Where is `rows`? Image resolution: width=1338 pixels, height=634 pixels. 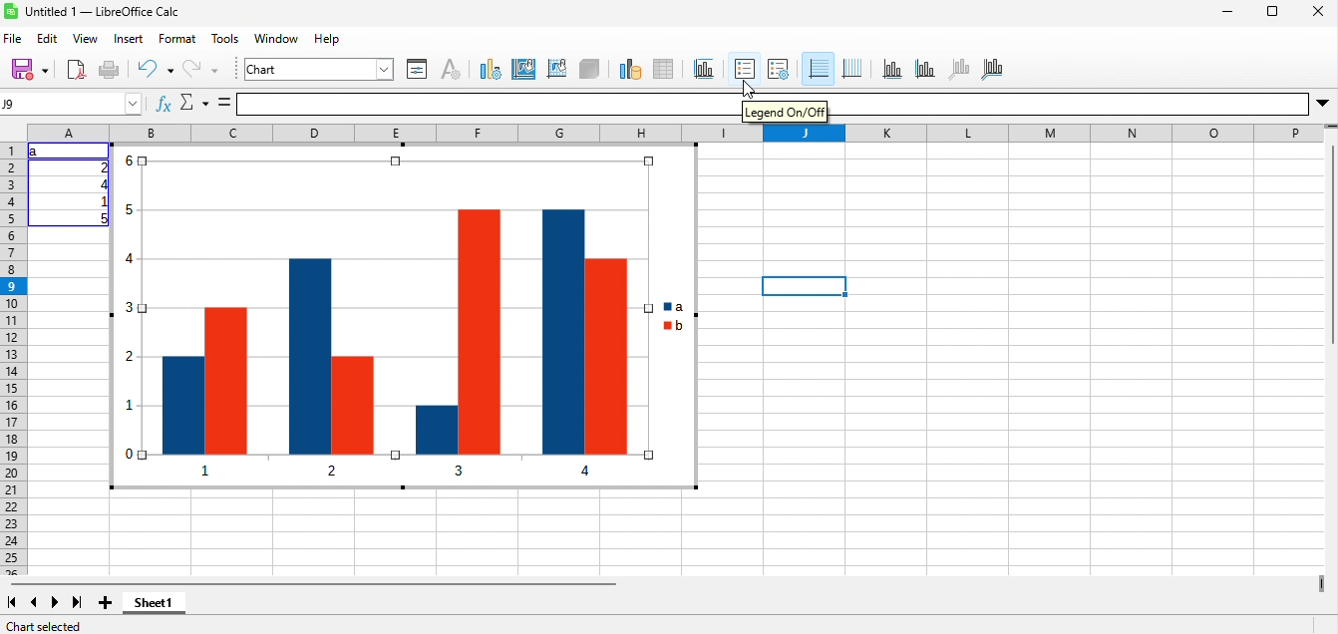
rows is located at coordinates (13, 359).